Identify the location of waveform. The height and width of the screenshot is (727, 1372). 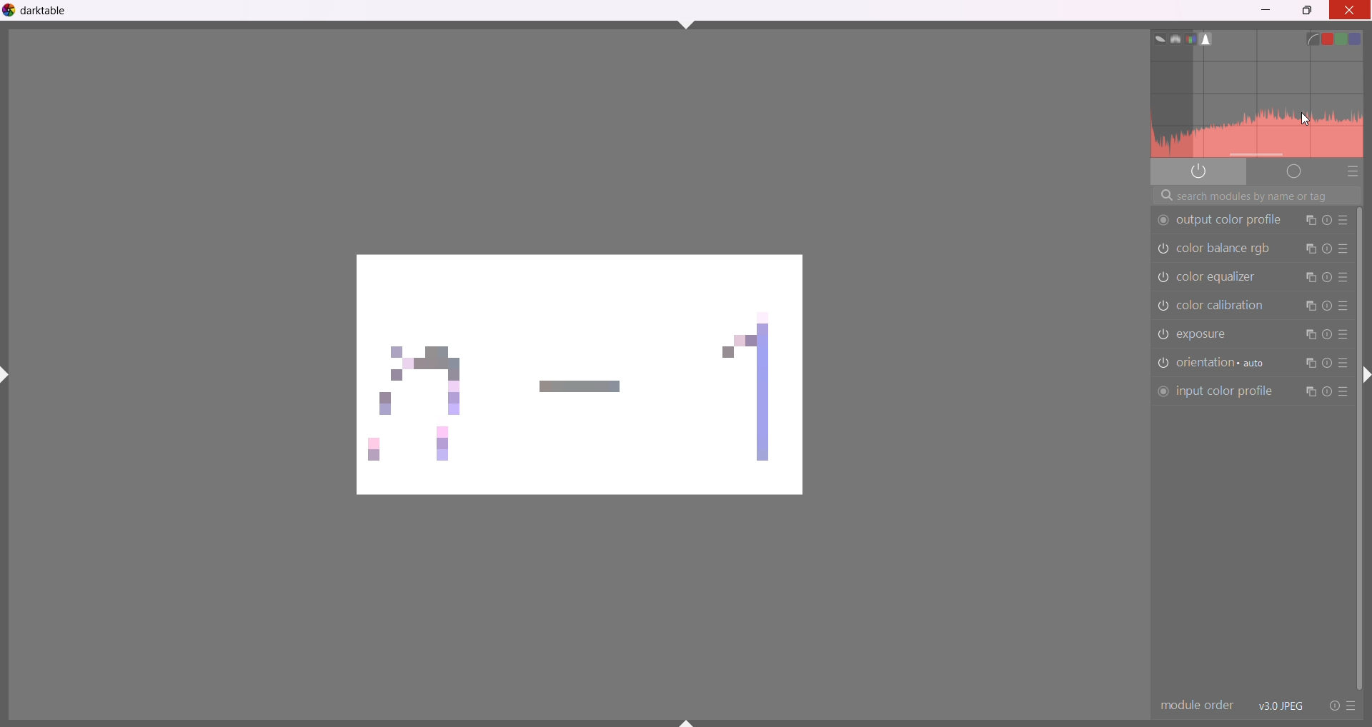
(1172, 38).